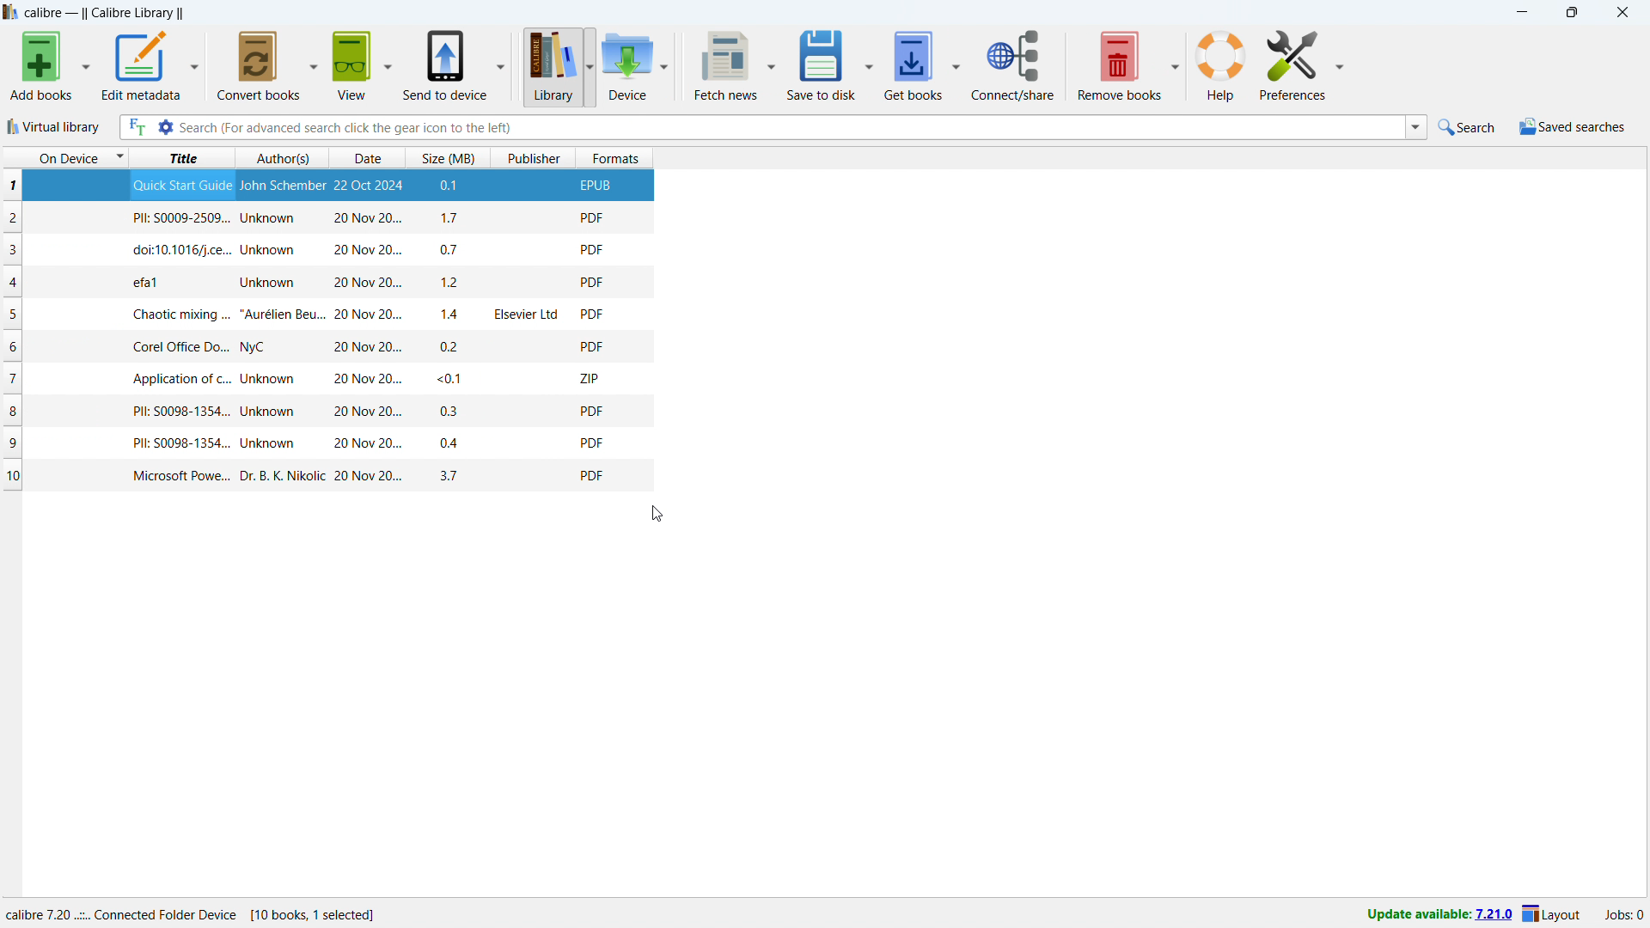  Describe the element at coordinates (135, 126) in the screenshot. I see `full text search` at that location.